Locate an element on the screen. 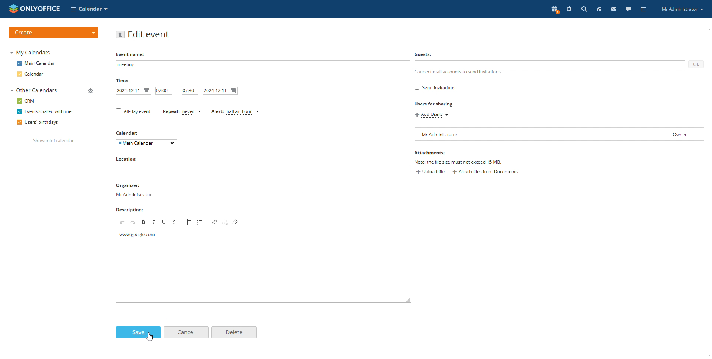  link is located at coordinates (215, 222).